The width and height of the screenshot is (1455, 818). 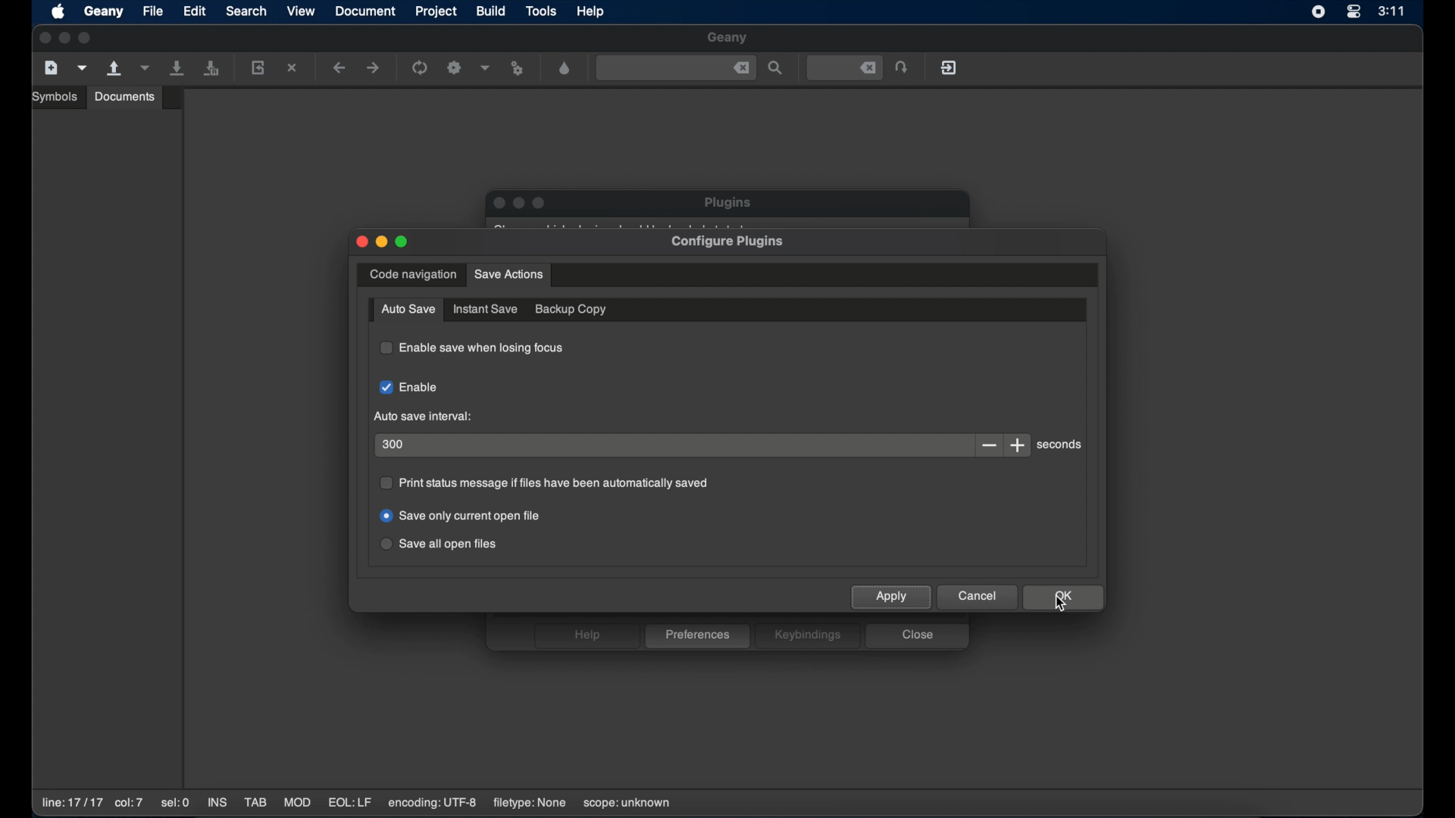 What do you see at coordinates (403, 242) in the screenshot?
I see `maximize` at bounding box center [403, 242].